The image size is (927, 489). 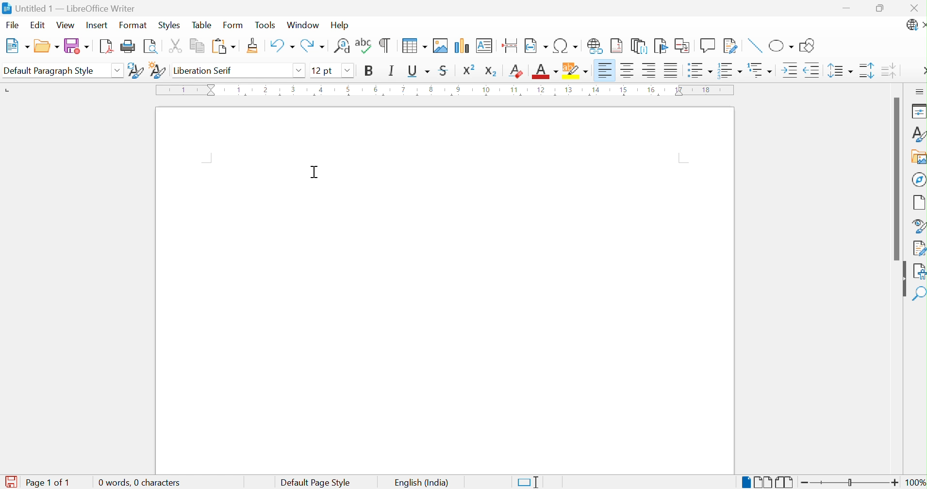 What do you see at coordinates (71, 8) in the screenshot?
I see `Untitled 1 - LibreOffice Writer ` at bounding box center [71, 8].